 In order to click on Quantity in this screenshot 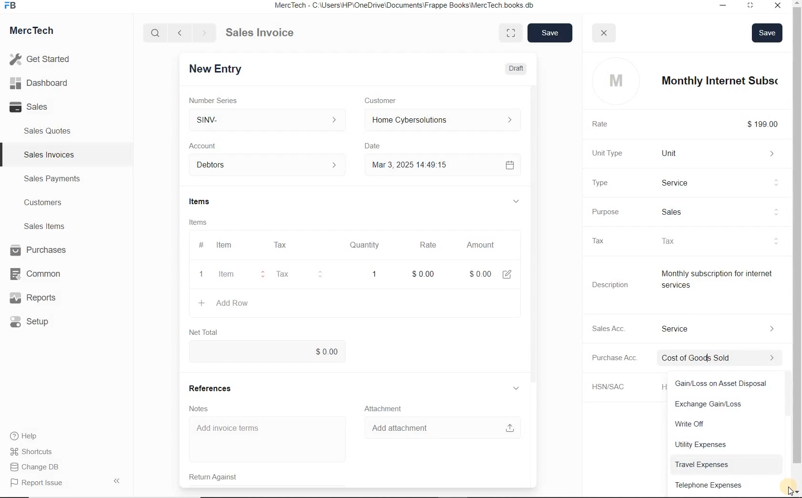, I will do `click(370, 245)`.